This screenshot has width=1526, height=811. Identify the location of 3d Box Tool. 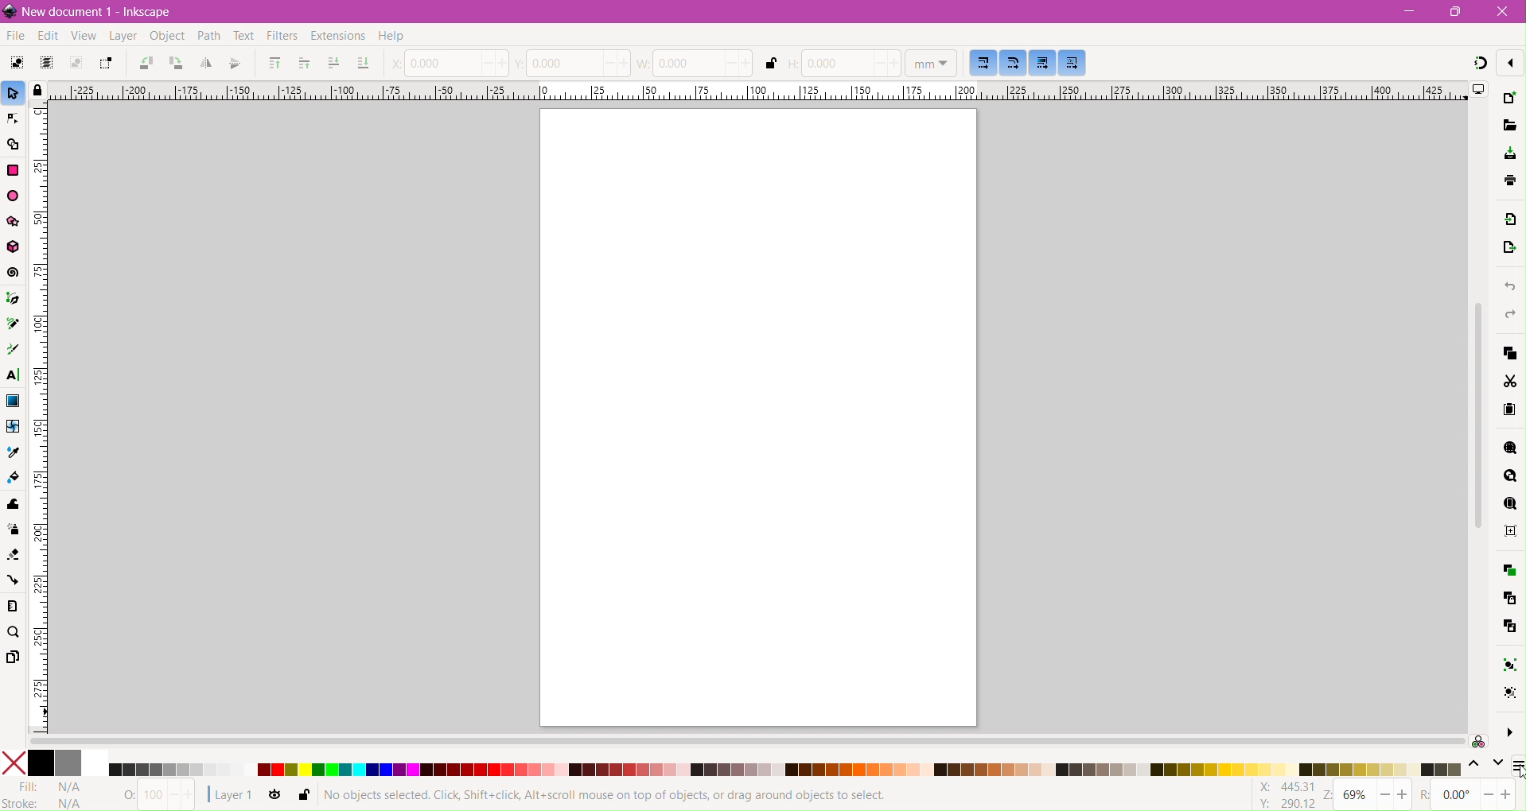
(14, 246).